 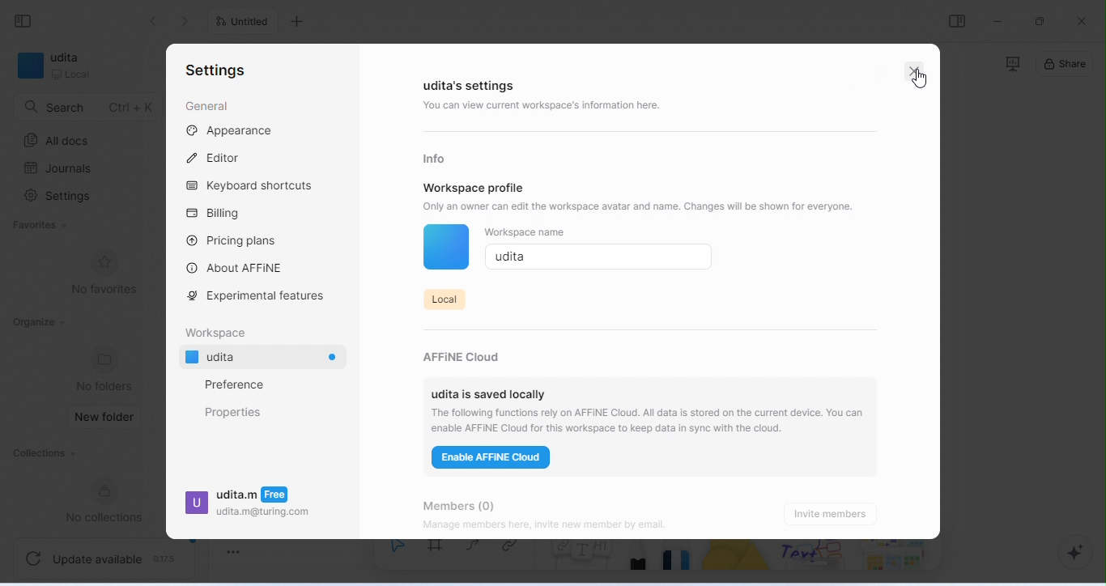 I want to click on new collections, so click(x=111, y=500).